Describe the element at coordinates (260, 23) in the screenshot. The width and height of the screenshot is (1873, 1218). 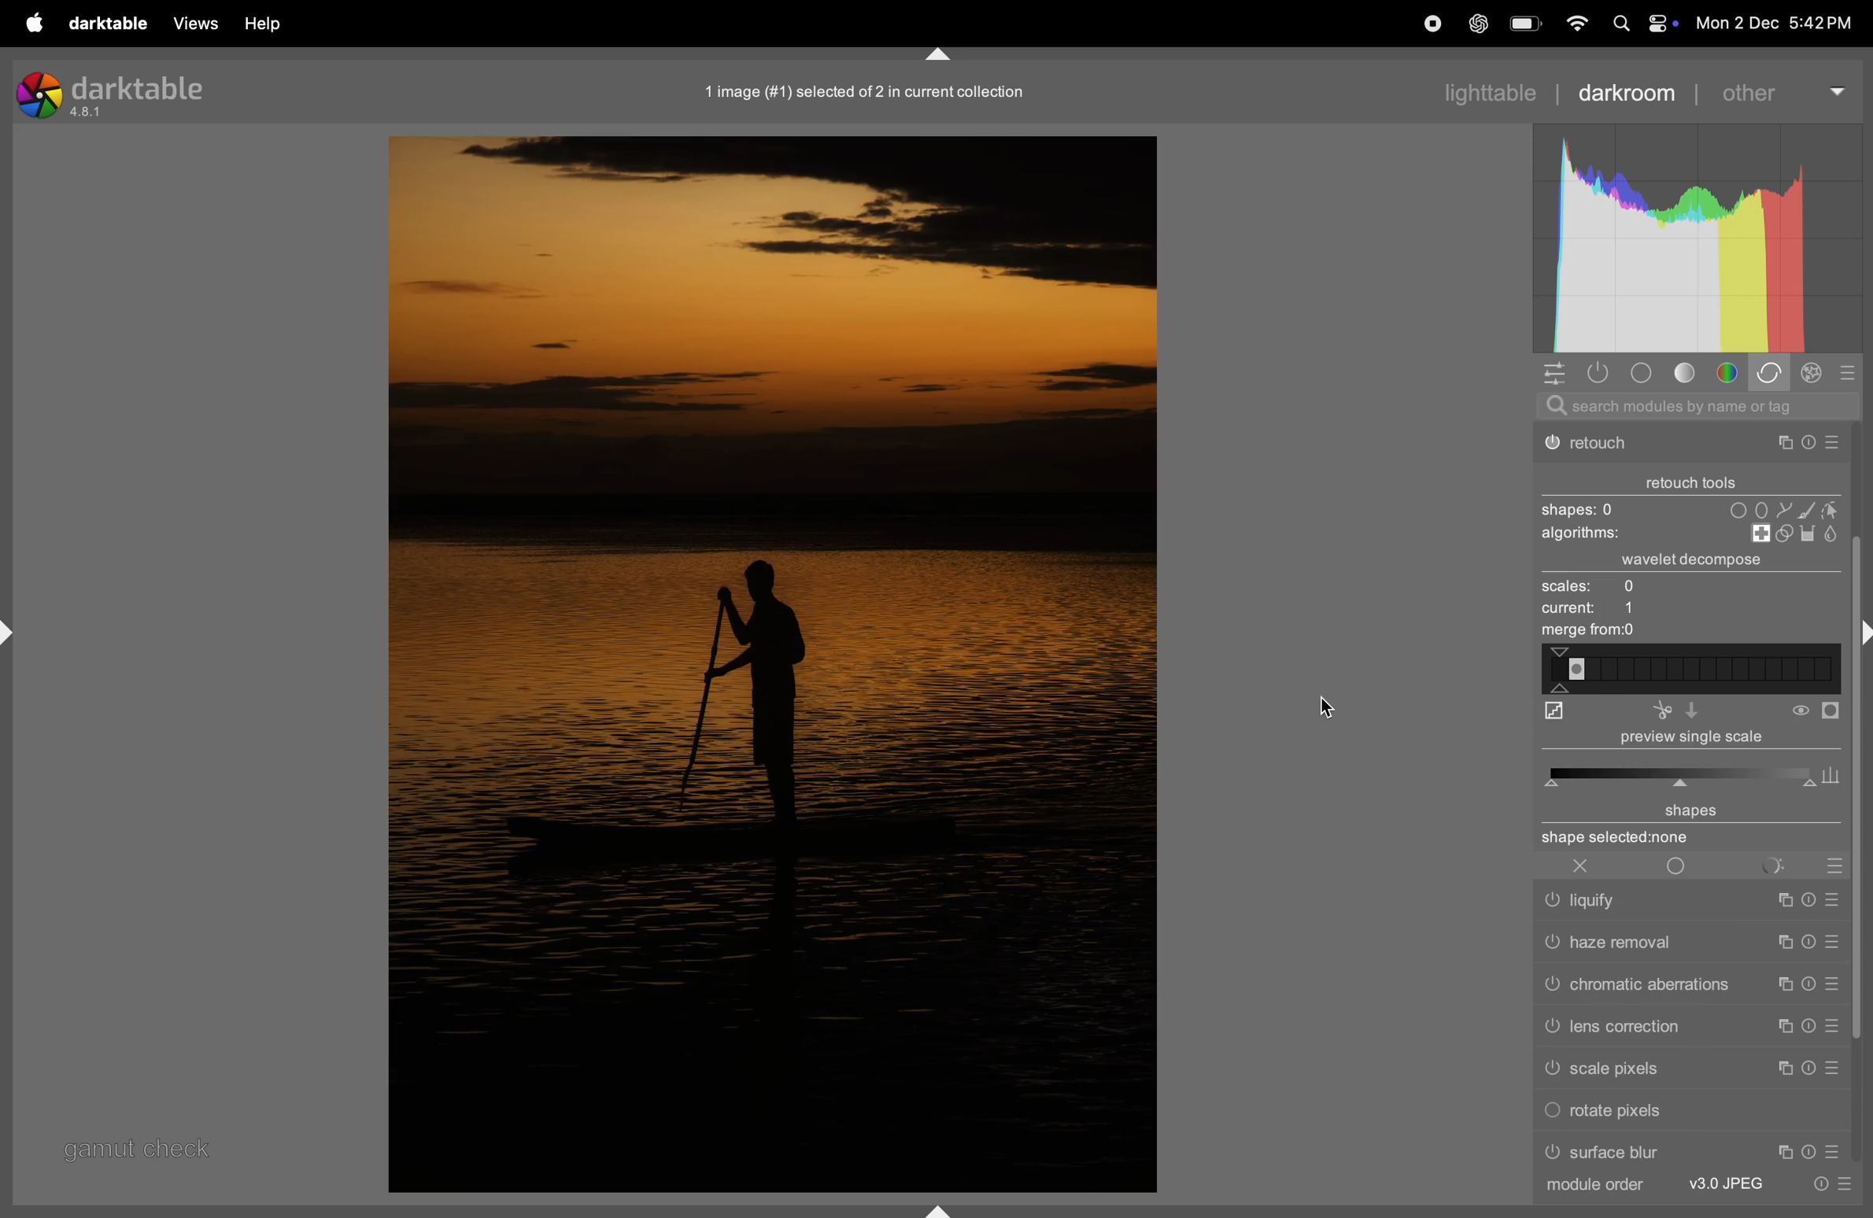
I see `help` at that location.